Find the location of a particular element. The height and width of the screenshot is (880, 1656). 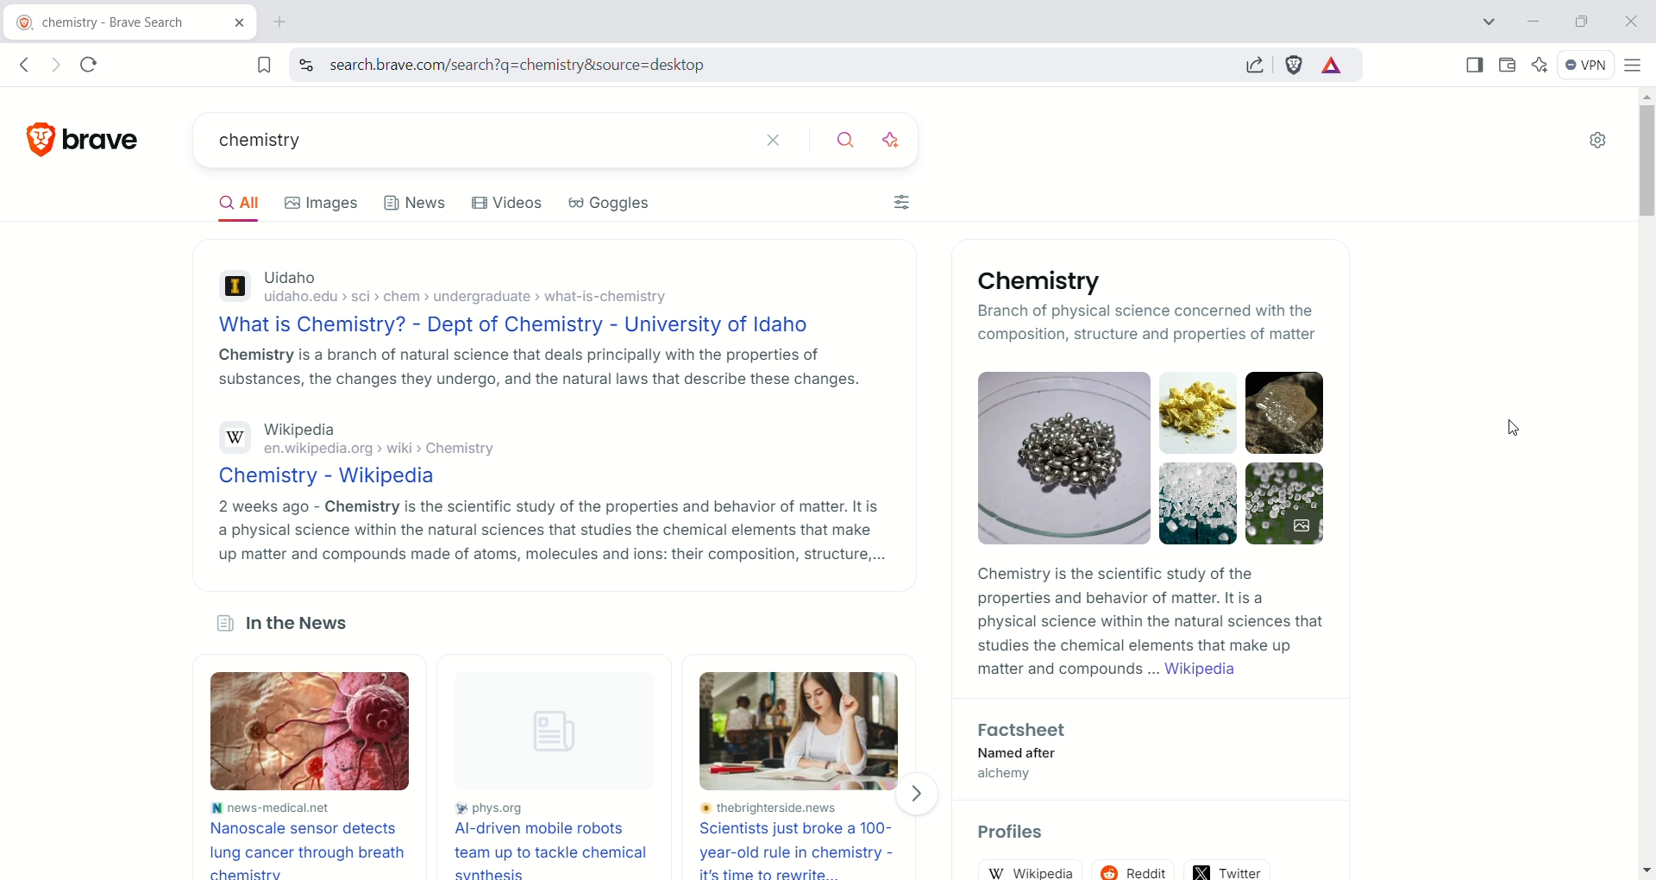

search tabs is located at coordinates (1492, 22).